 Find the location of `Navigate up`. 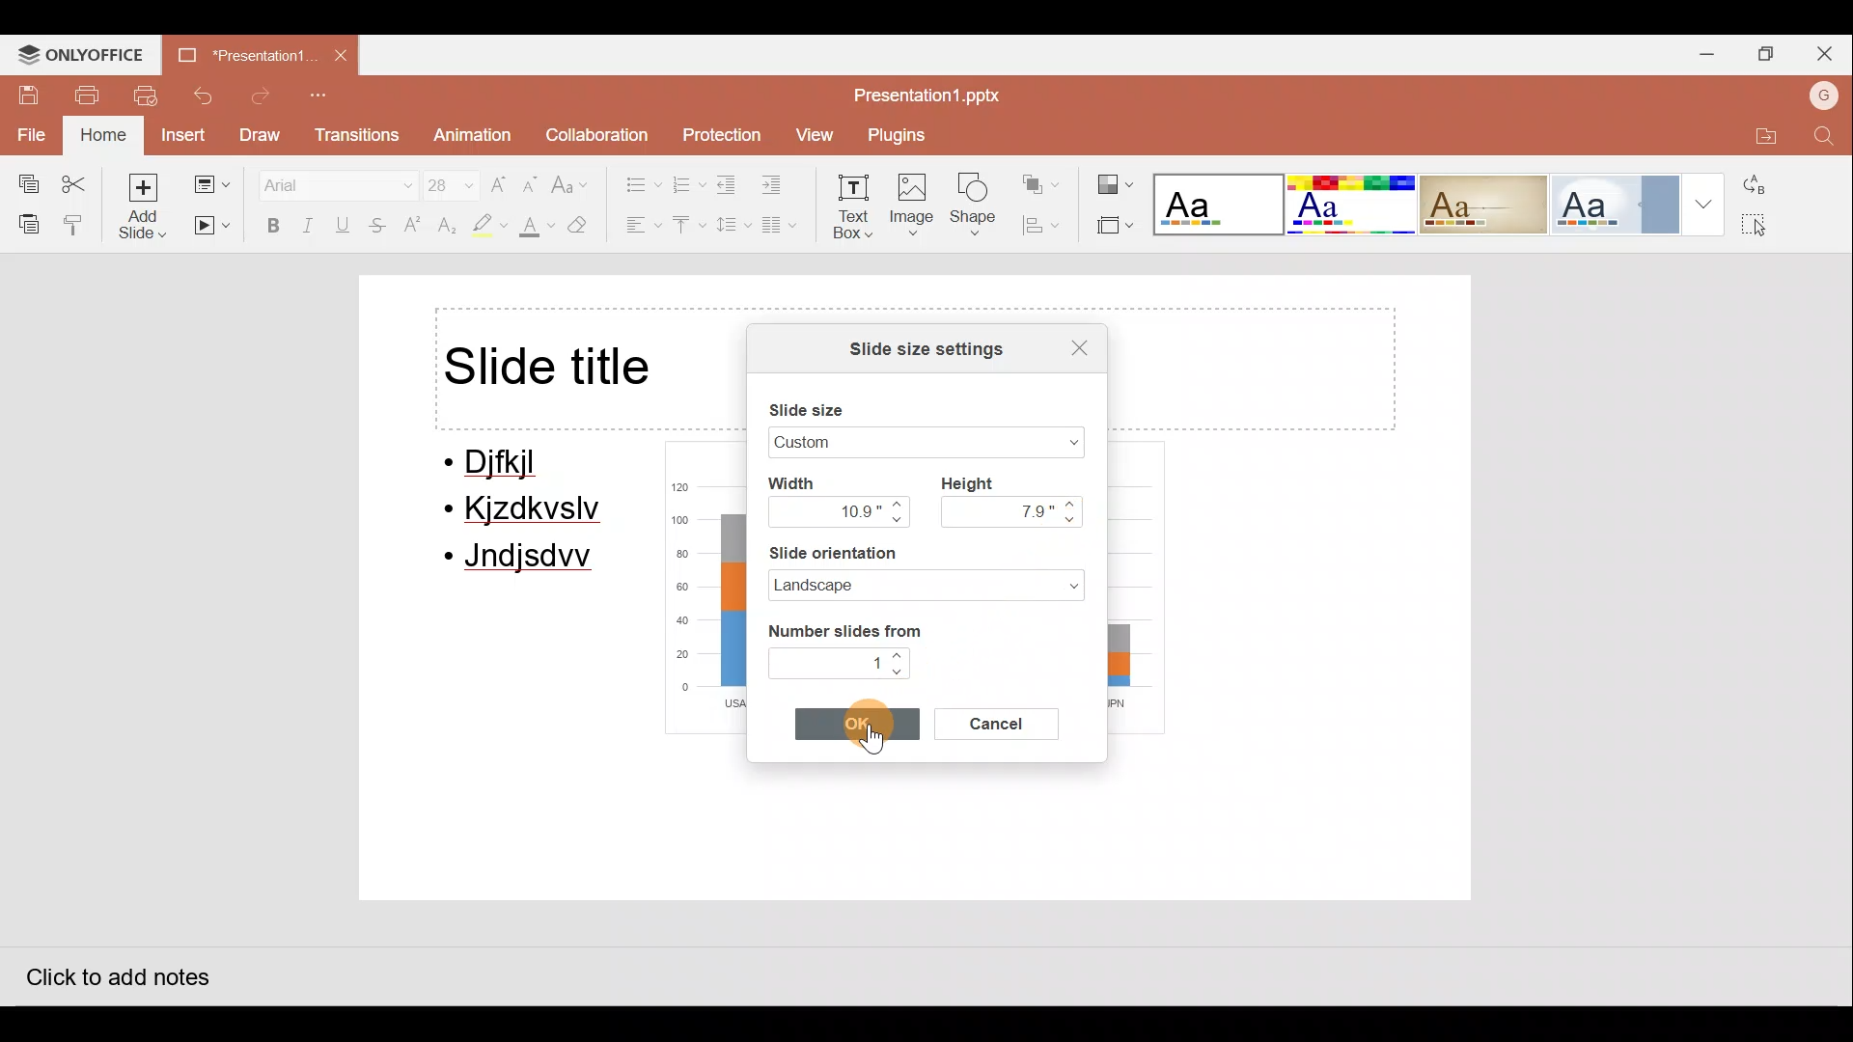

Navigate up is located at coordinates (899, 656).